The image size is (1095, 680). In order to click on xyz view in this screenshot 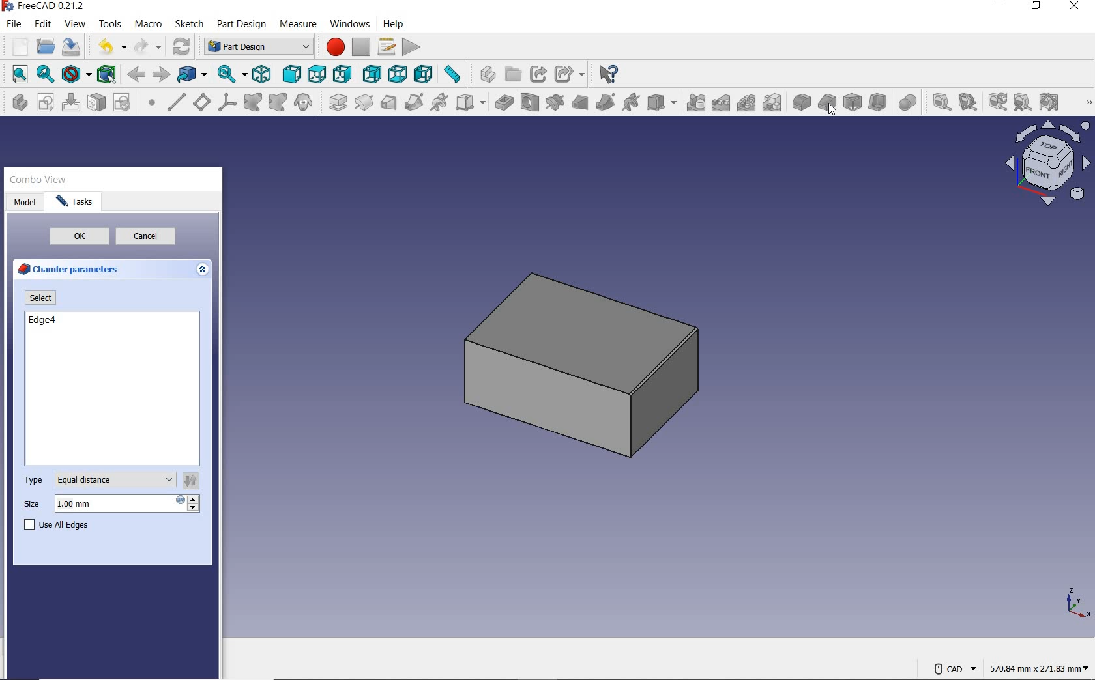, I will do `click(1075, 602)`.